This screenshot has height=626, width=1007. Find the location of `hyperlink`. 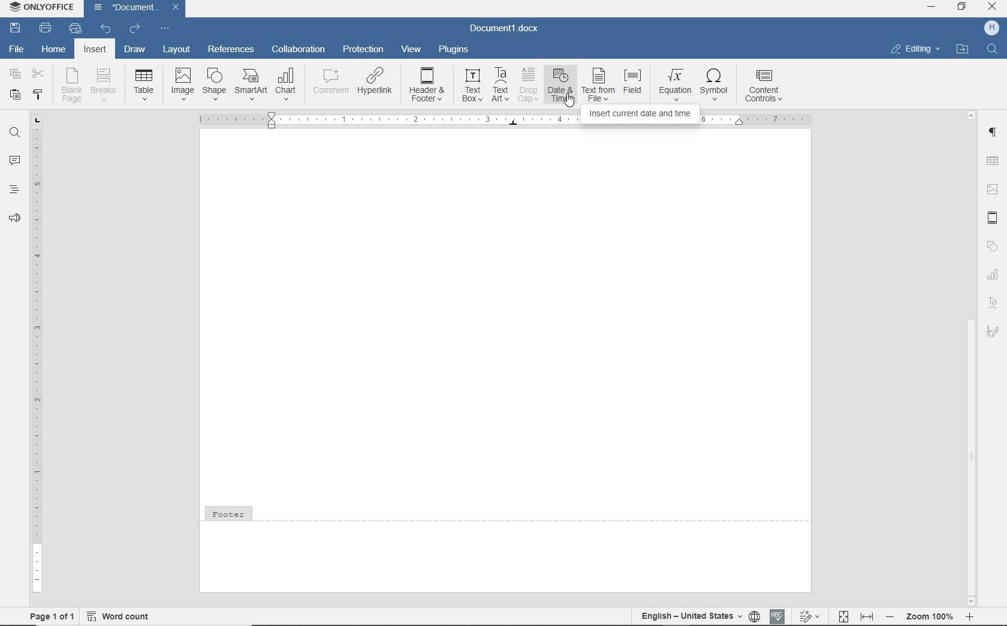

hyperlink is located at coordinates (374, 80).